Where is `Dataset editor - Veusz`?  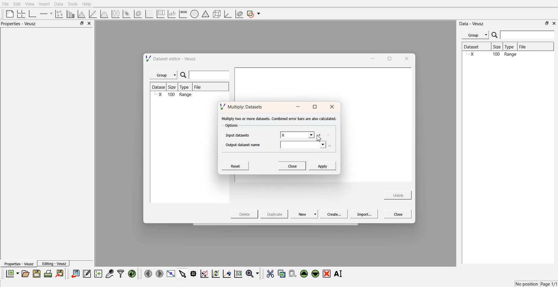 Dataset editor - Veusz is located at coordinates (172, 59).